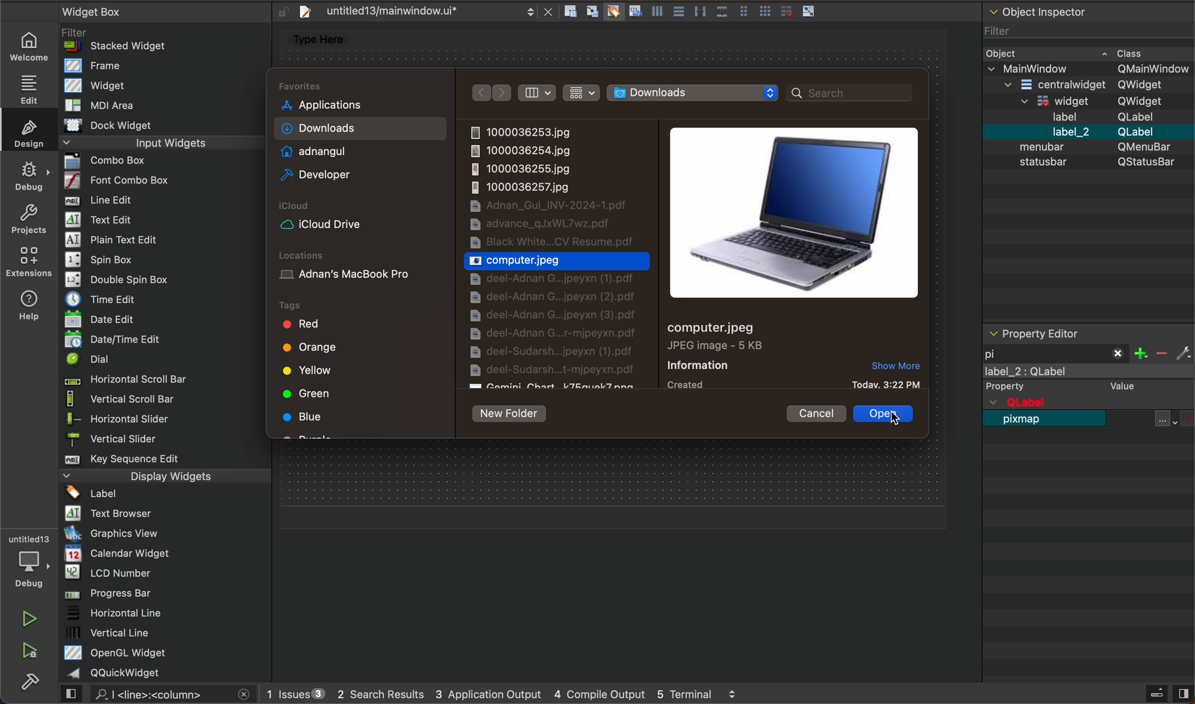 Image resolution: width=1195 pixels, height=704 pixels. I want to click on logs, so click(508, 695).